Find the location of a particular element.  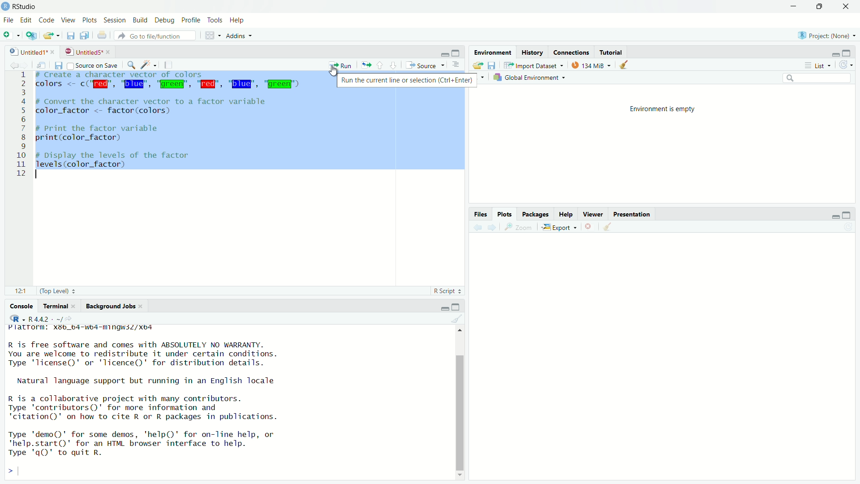

R is a collaborative project with many contributors.
Type 'contributors()' for more information and
"citation()' on how to cite R or R packages in publications. is located at coordinates (156, 406).